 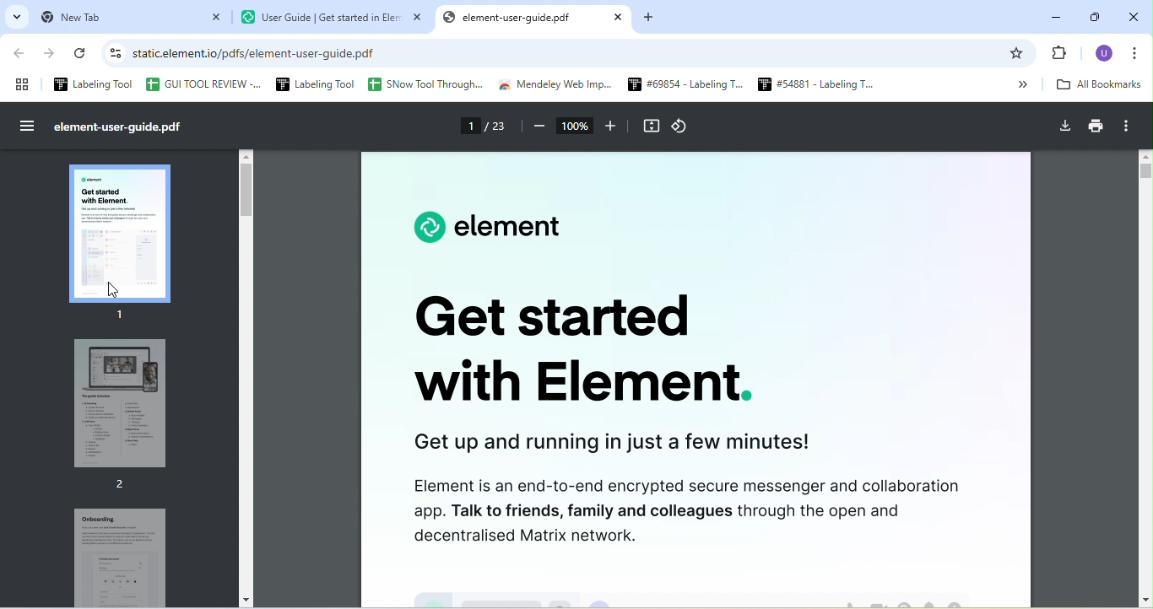 What do you see at coordinates (249, 191) in the screenshot?
I see `vertical scroll bar` at bounding box center [249, 191].